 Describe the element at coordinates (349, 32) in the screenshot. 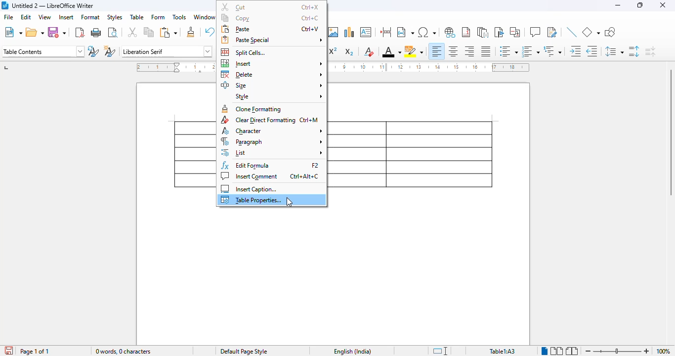

I see `insert chart` at that location.